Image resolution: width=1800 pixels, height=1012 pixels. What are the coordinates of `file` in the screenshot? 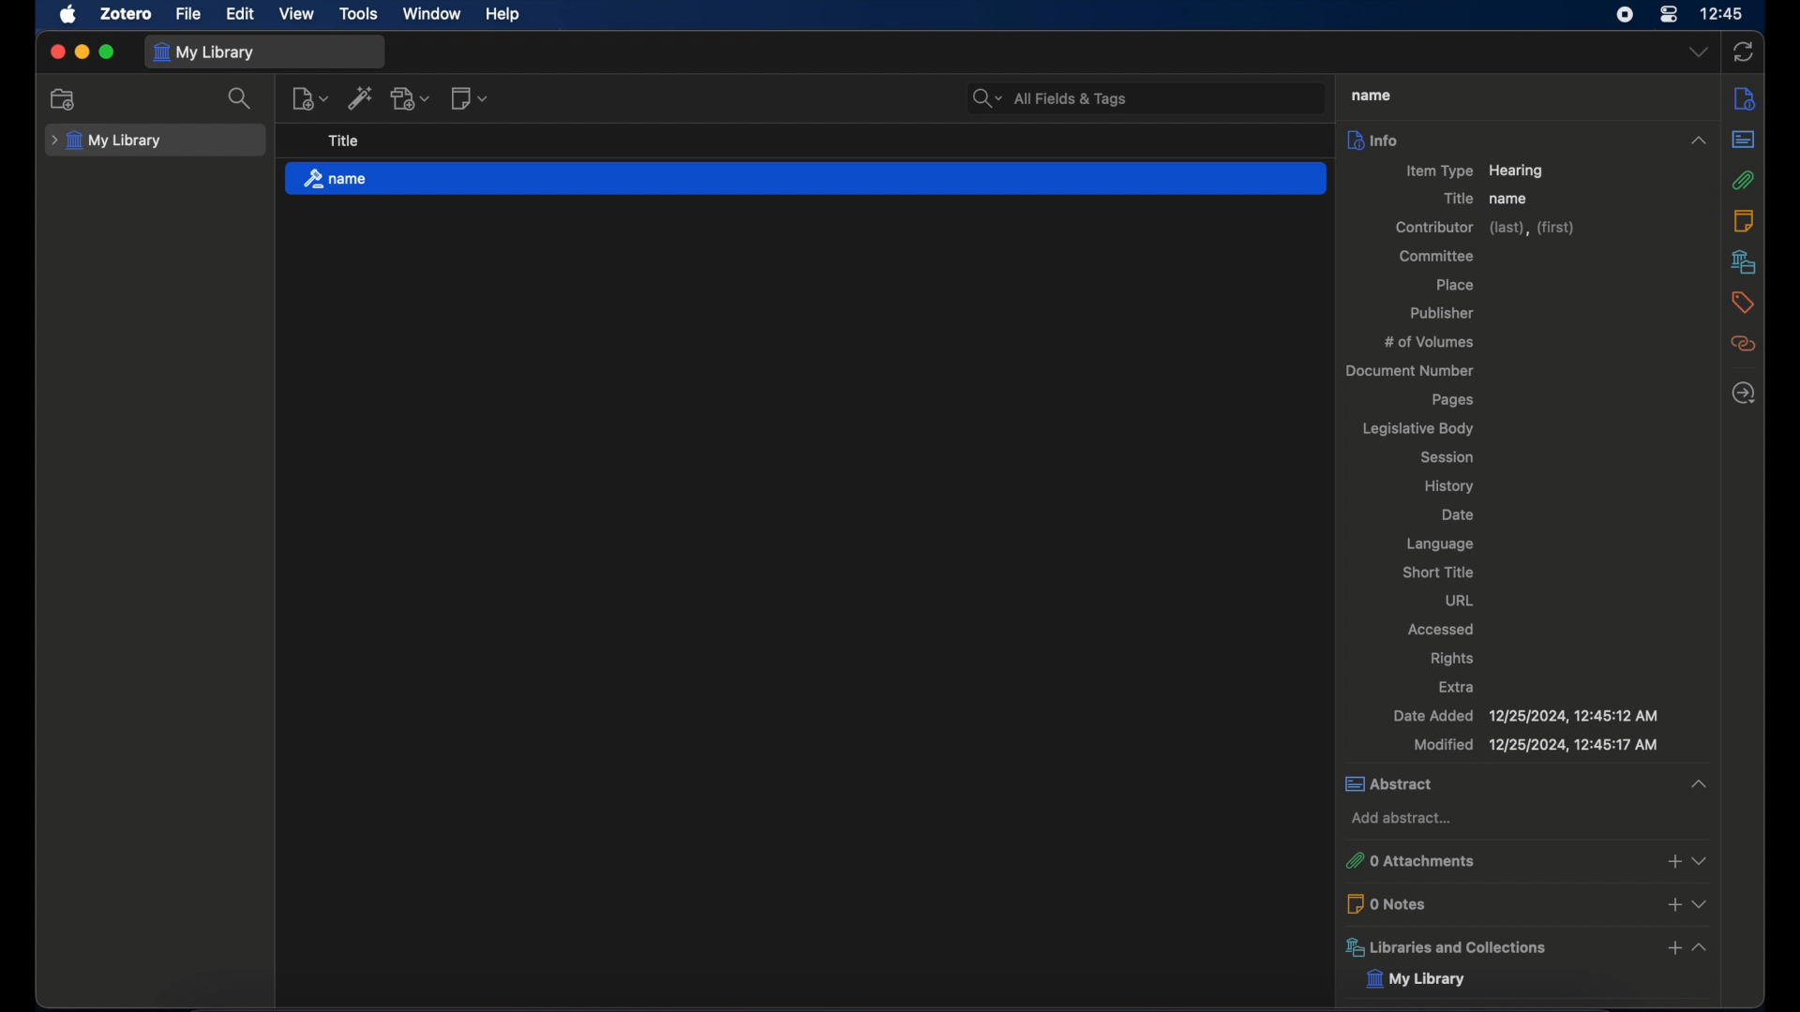 It's located at (190, 14).